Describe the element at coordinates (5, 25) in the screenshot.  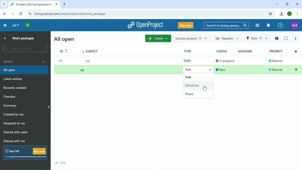
I see `Collapse project menu` at that location.